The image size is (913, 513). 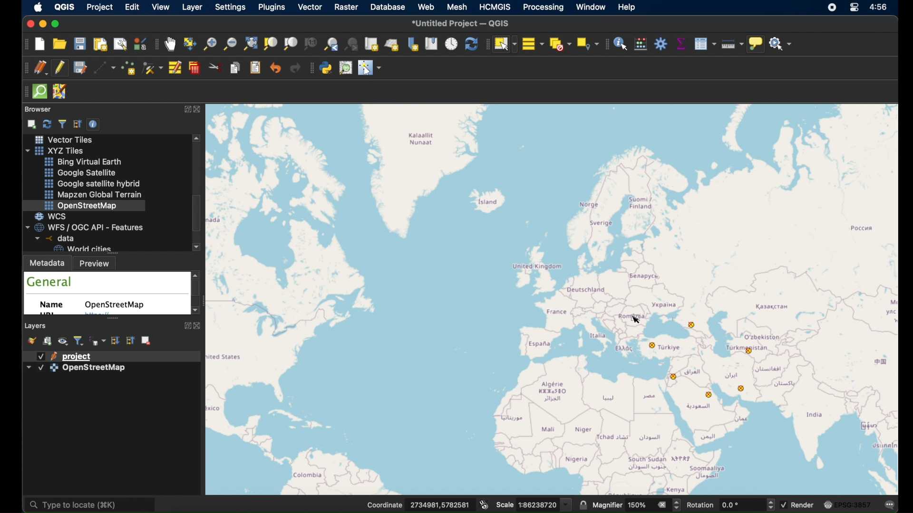 I want to click on modify attributes, so click(x=176, y=68).